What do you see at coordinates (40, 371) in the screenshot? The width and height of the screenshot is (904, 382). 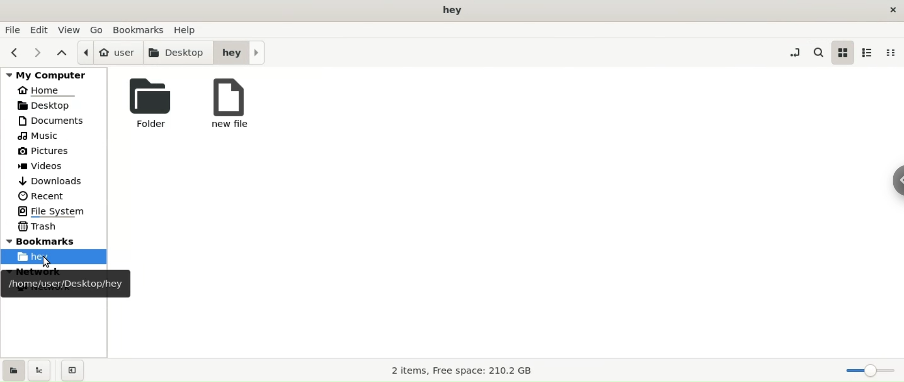 I see `show treeview` at bounding box center [40, 371].